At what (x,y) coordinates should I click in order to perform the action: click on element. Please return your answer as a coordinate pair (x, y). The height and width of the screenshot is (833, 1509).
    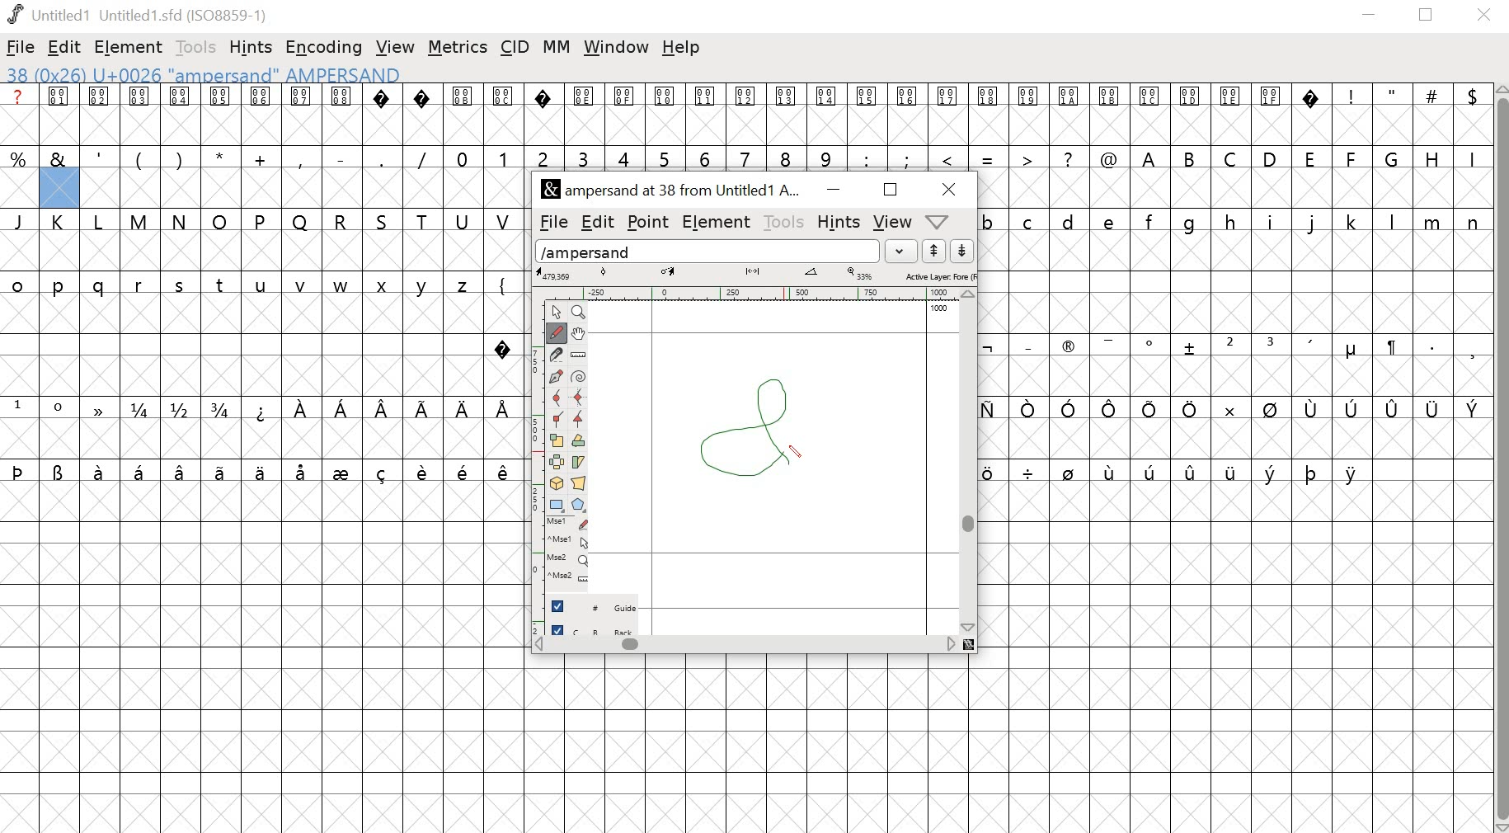
    Looking at the image, I should click on (717, 223).